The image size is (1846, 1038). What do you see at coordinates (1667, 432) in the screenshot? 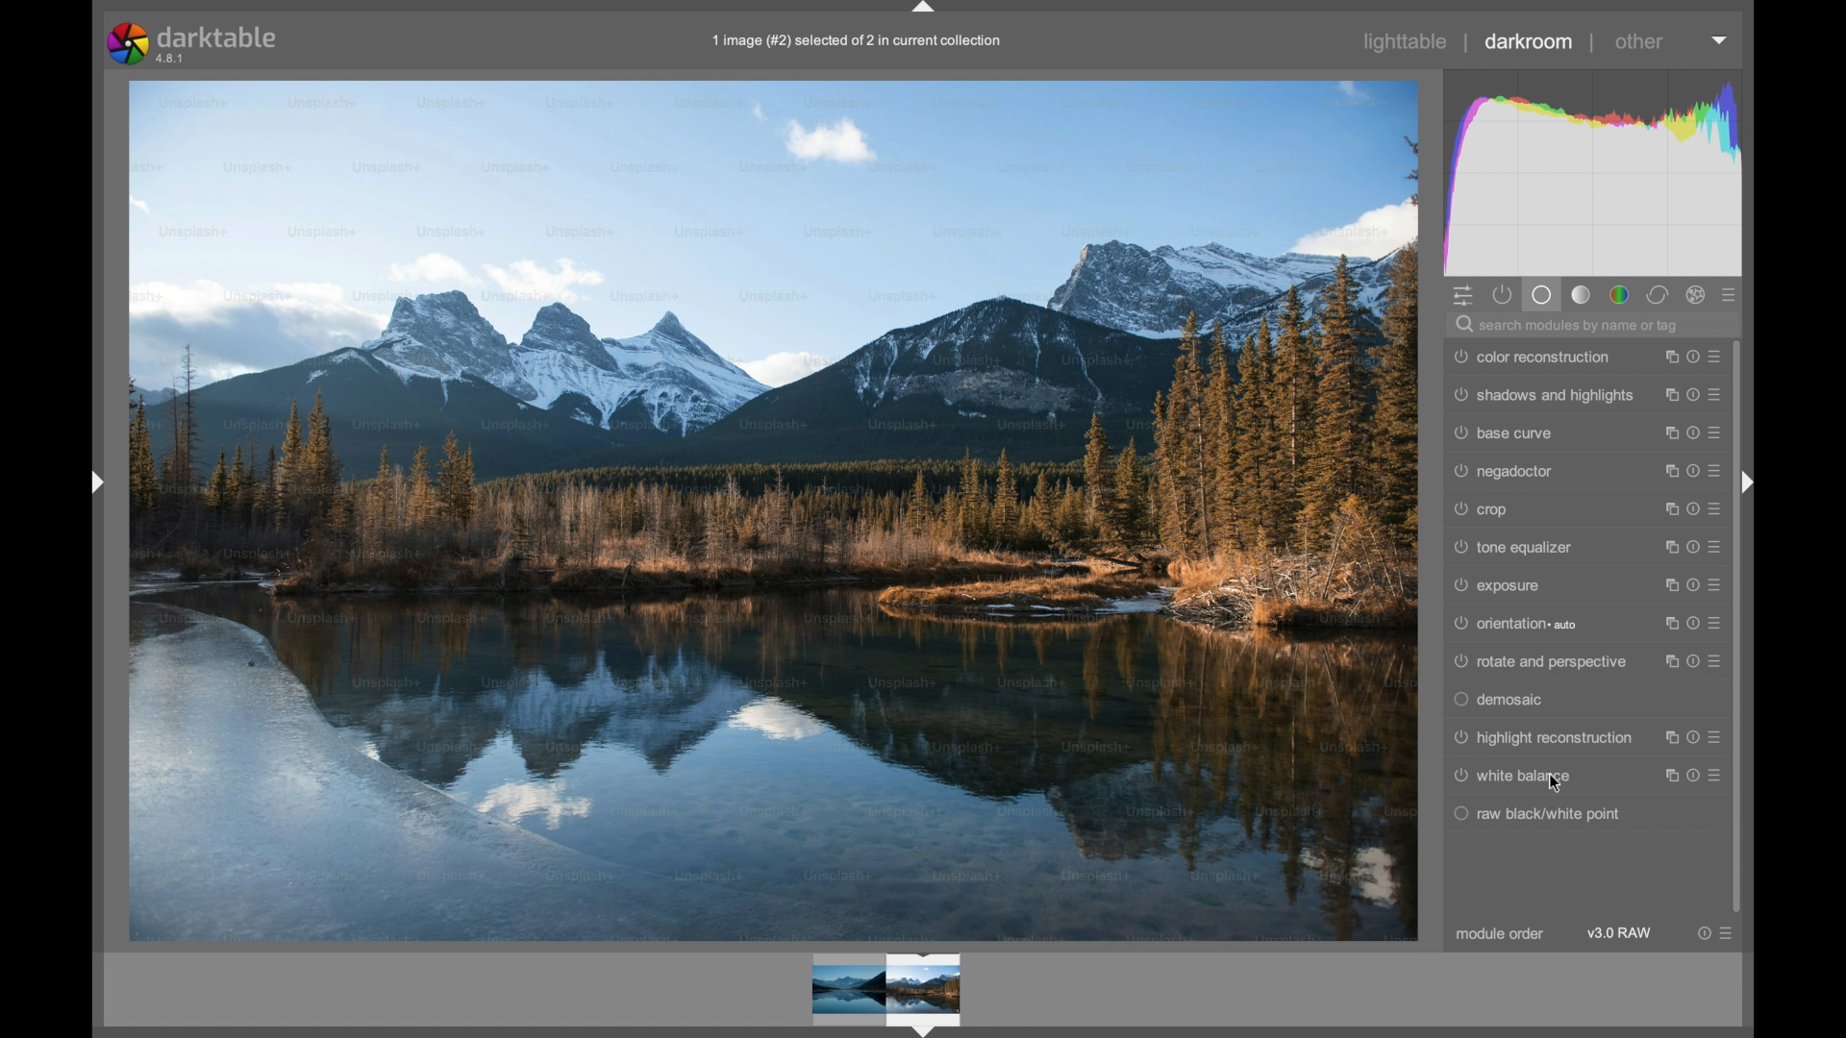
I see `instance` at bounding box center [1667, 432].